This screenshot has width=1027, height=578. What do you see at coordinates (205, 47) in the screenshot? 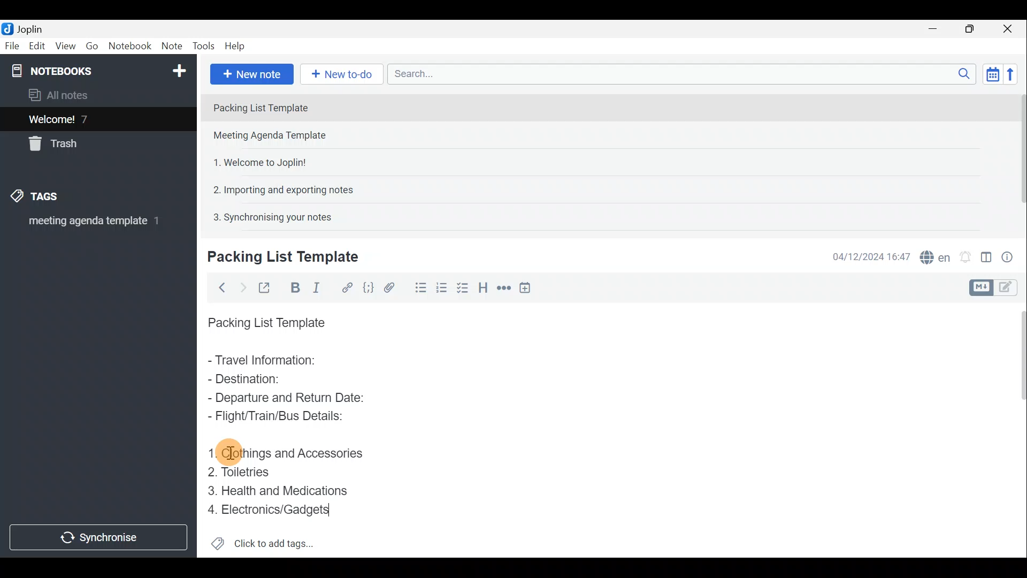
I see `Tools` at bounding box center [205, 47].